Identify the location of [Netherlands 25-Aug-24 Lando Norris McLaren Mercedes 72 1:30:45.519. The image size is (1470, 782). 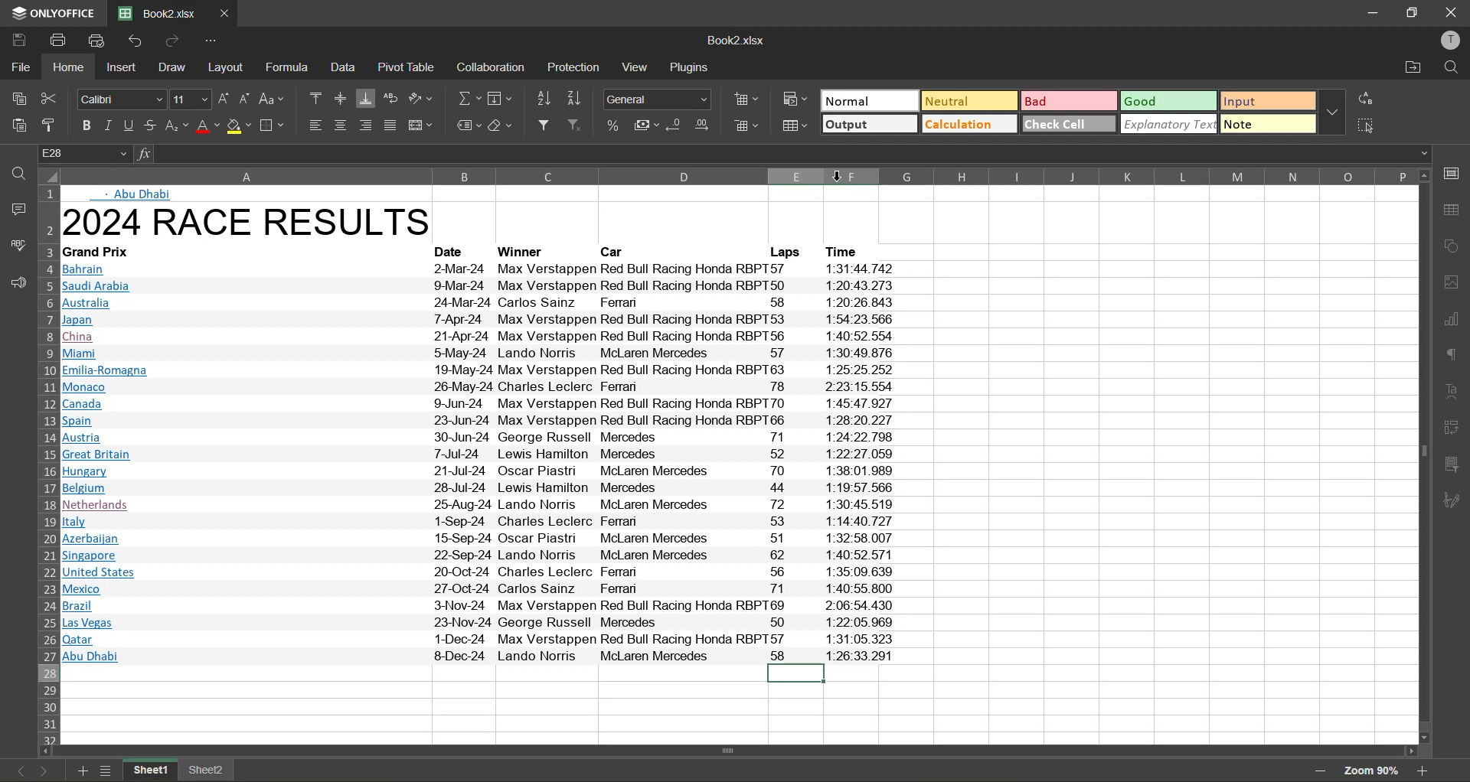
(482, 506).